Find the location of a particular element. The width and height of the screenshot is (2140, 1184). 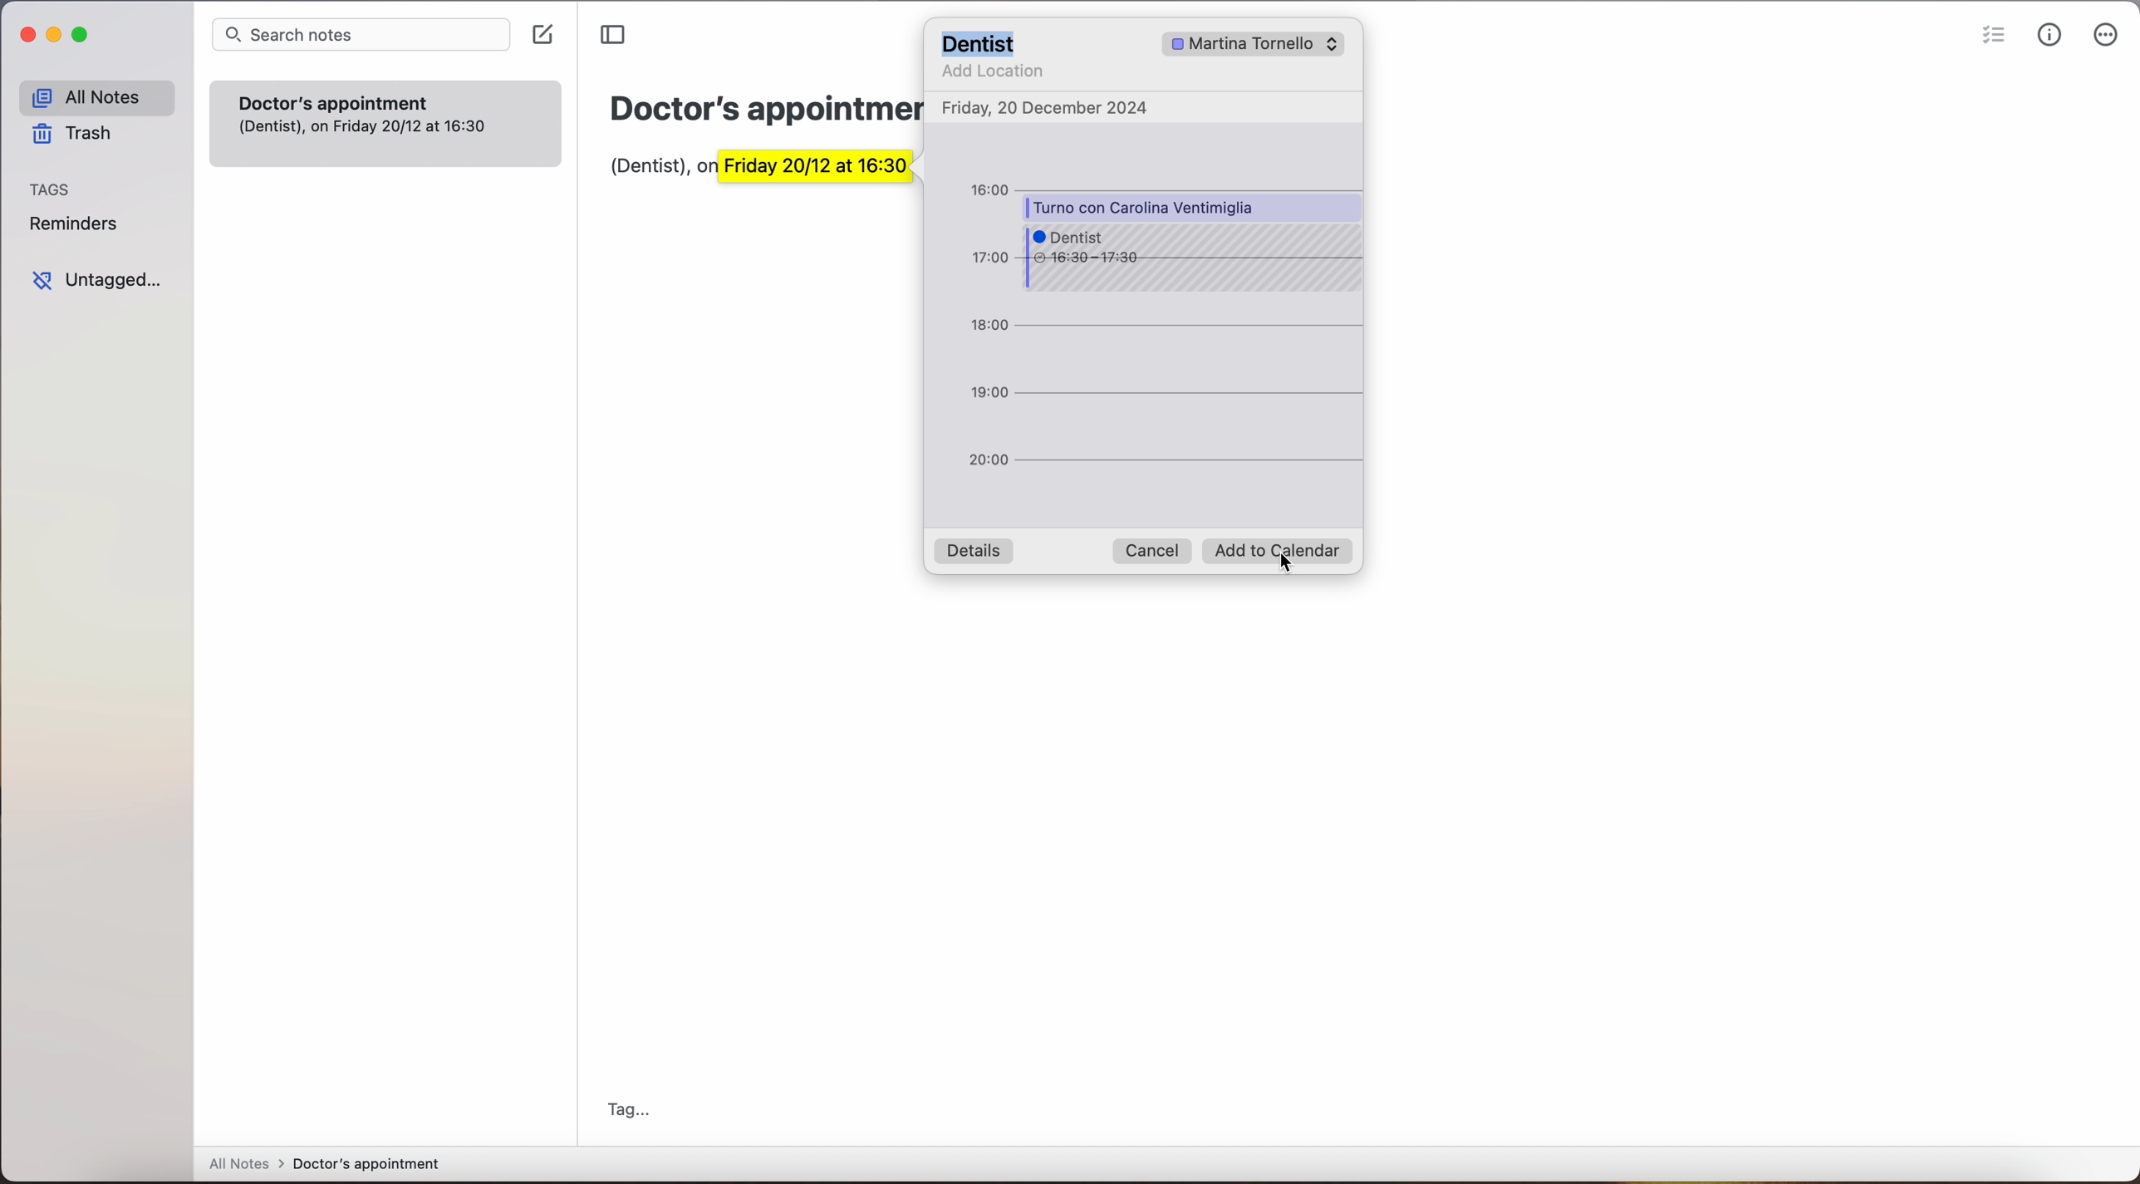

Cursor is located at coordinates (1295, 581).